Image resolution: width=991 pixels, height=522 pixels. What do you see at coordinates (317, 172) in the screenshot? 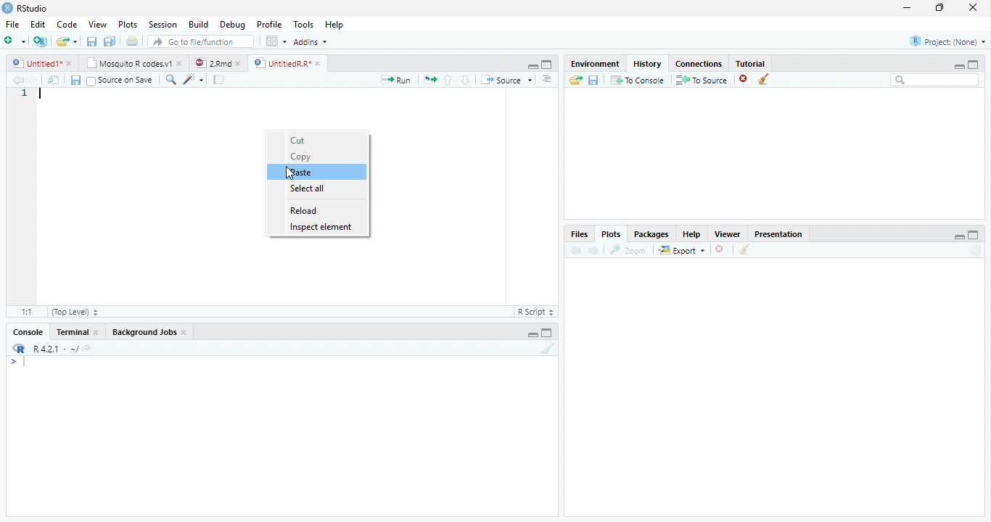
I see `Paste` at bounding box center [317, 172].